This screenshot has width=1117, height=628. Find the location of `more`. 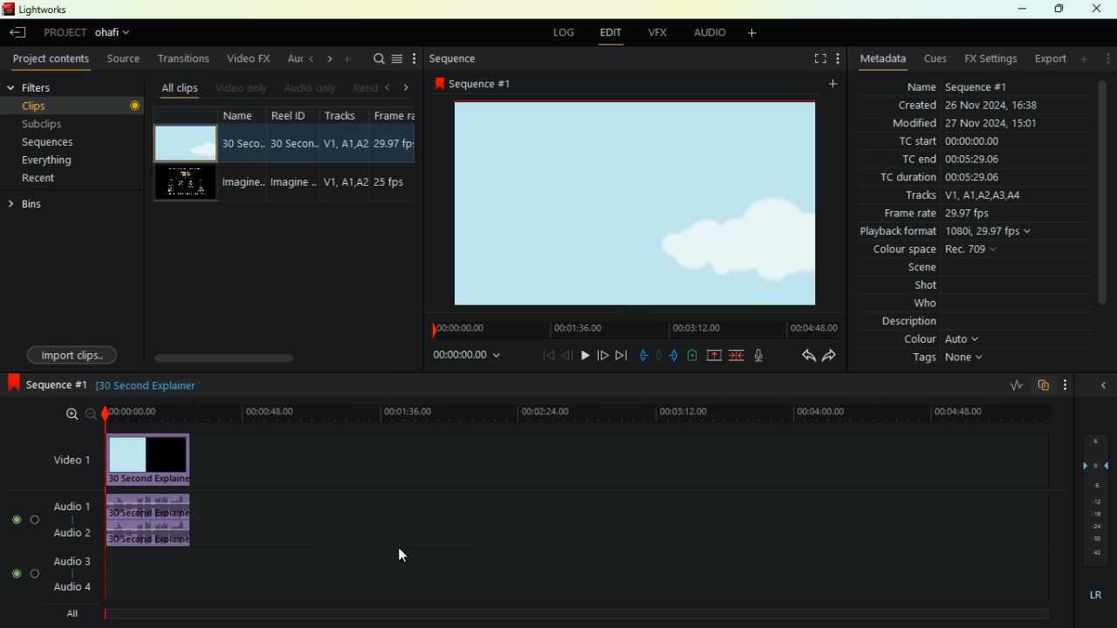

more is located at coordinates (414, 58).